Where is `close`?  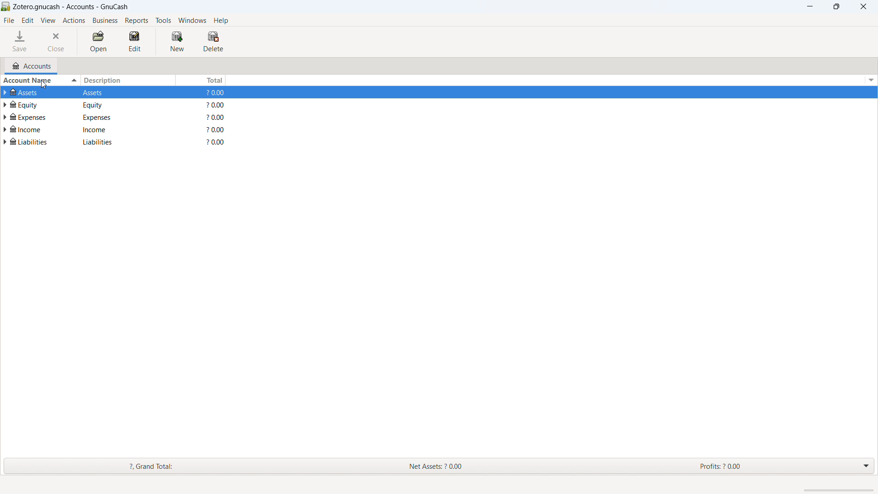
close is located at coordinates (58, 41).